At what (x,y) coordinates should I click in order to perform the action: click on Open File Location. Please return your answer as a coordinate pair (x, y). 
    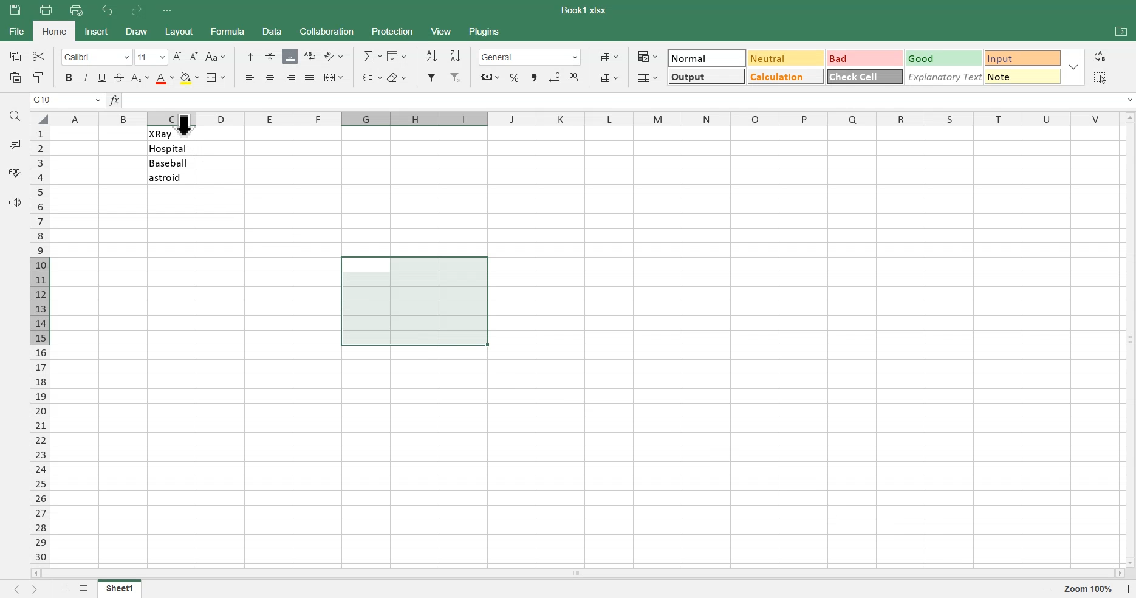
    Looking at the image, I should click on (1121, 33).